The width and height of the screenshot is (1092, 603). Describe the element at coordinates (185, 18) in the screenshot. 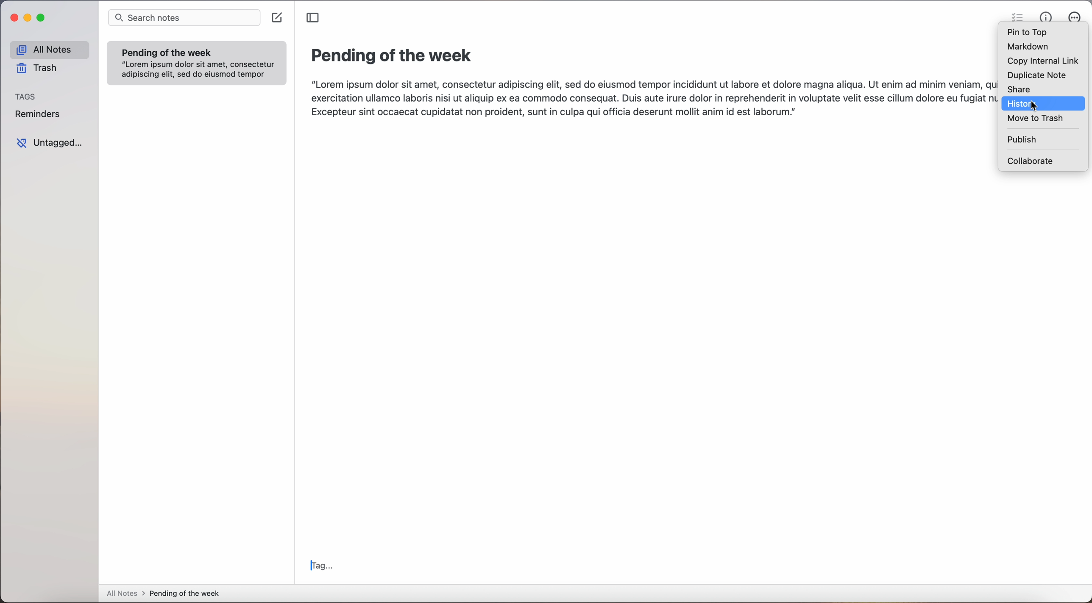

I see `search notes` at that location.